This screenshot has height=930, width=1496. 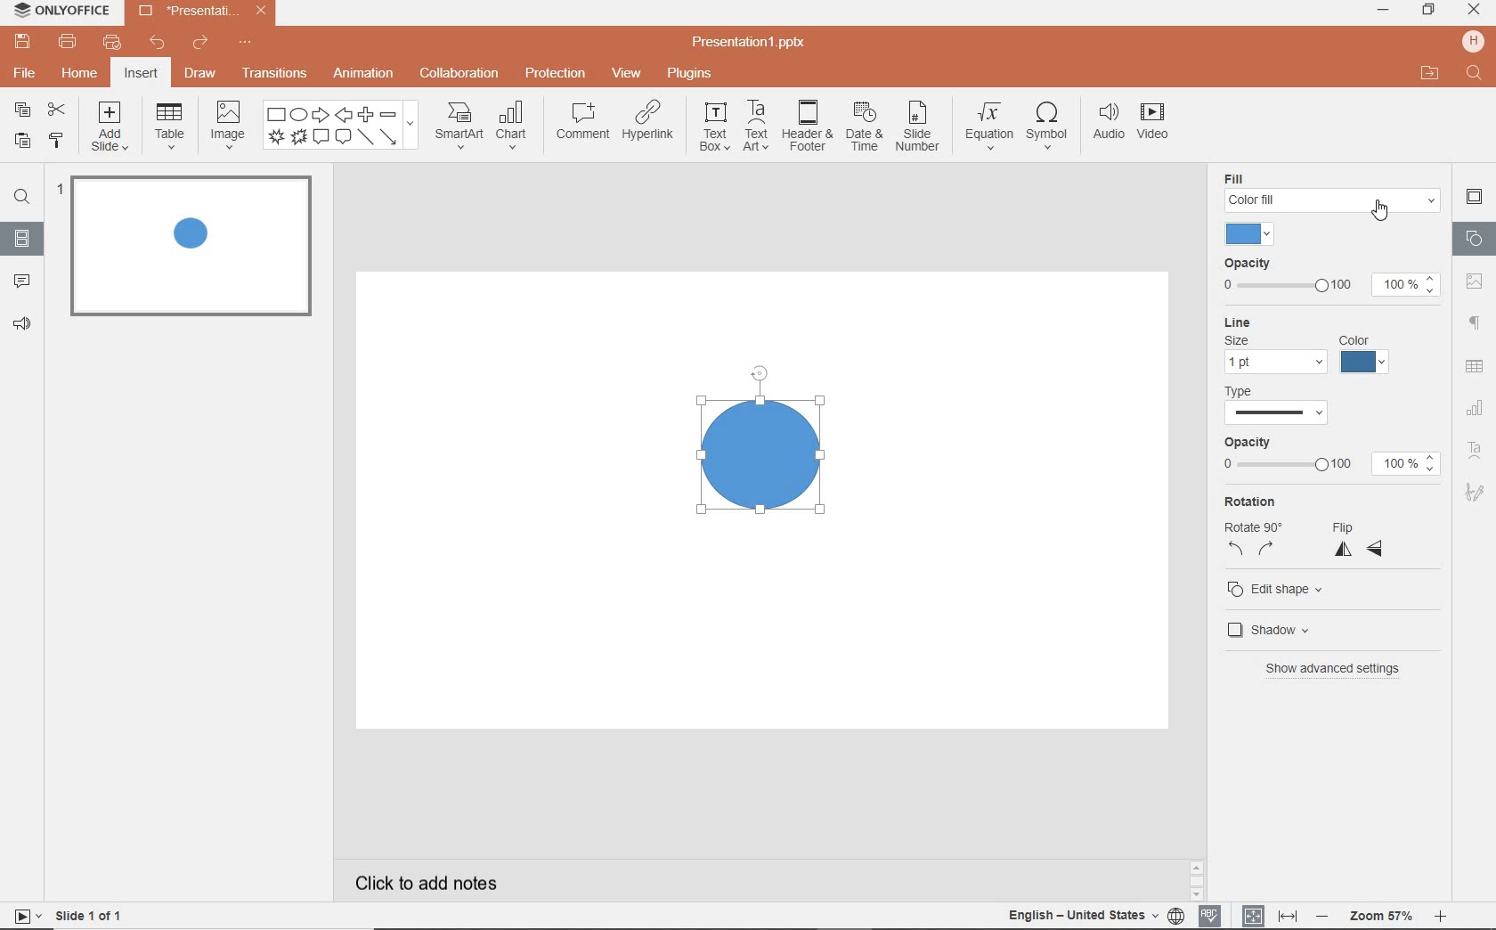 What do you see at coordinates (69, 41) in the screenshot?
I see `print` at bounding box center [69, 41].